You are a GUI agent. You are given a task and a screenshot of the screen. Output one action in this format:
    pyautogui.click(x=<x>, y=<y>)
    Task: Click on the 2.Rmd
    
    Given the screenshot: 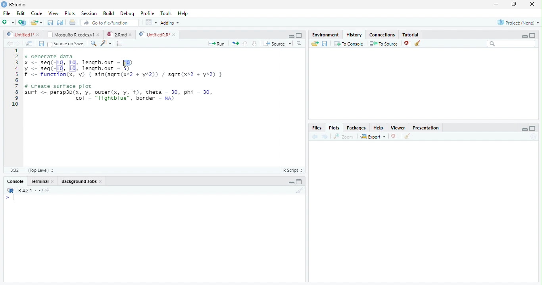 What is the action you would take?
    pyautogui.click(x=116, y=34)
    